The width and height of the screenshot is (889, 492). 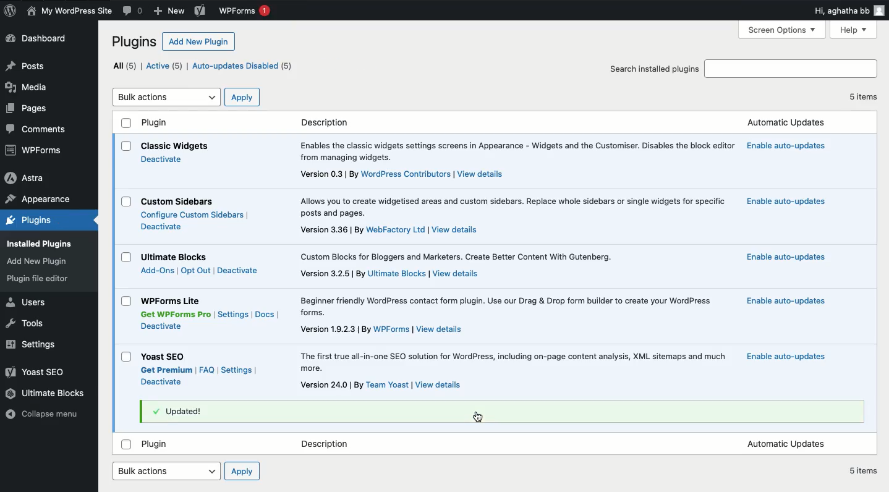 What do you see at coordinates (864, 96) in the screenshot?
I see `5 items` at bounding box center [864, 96].